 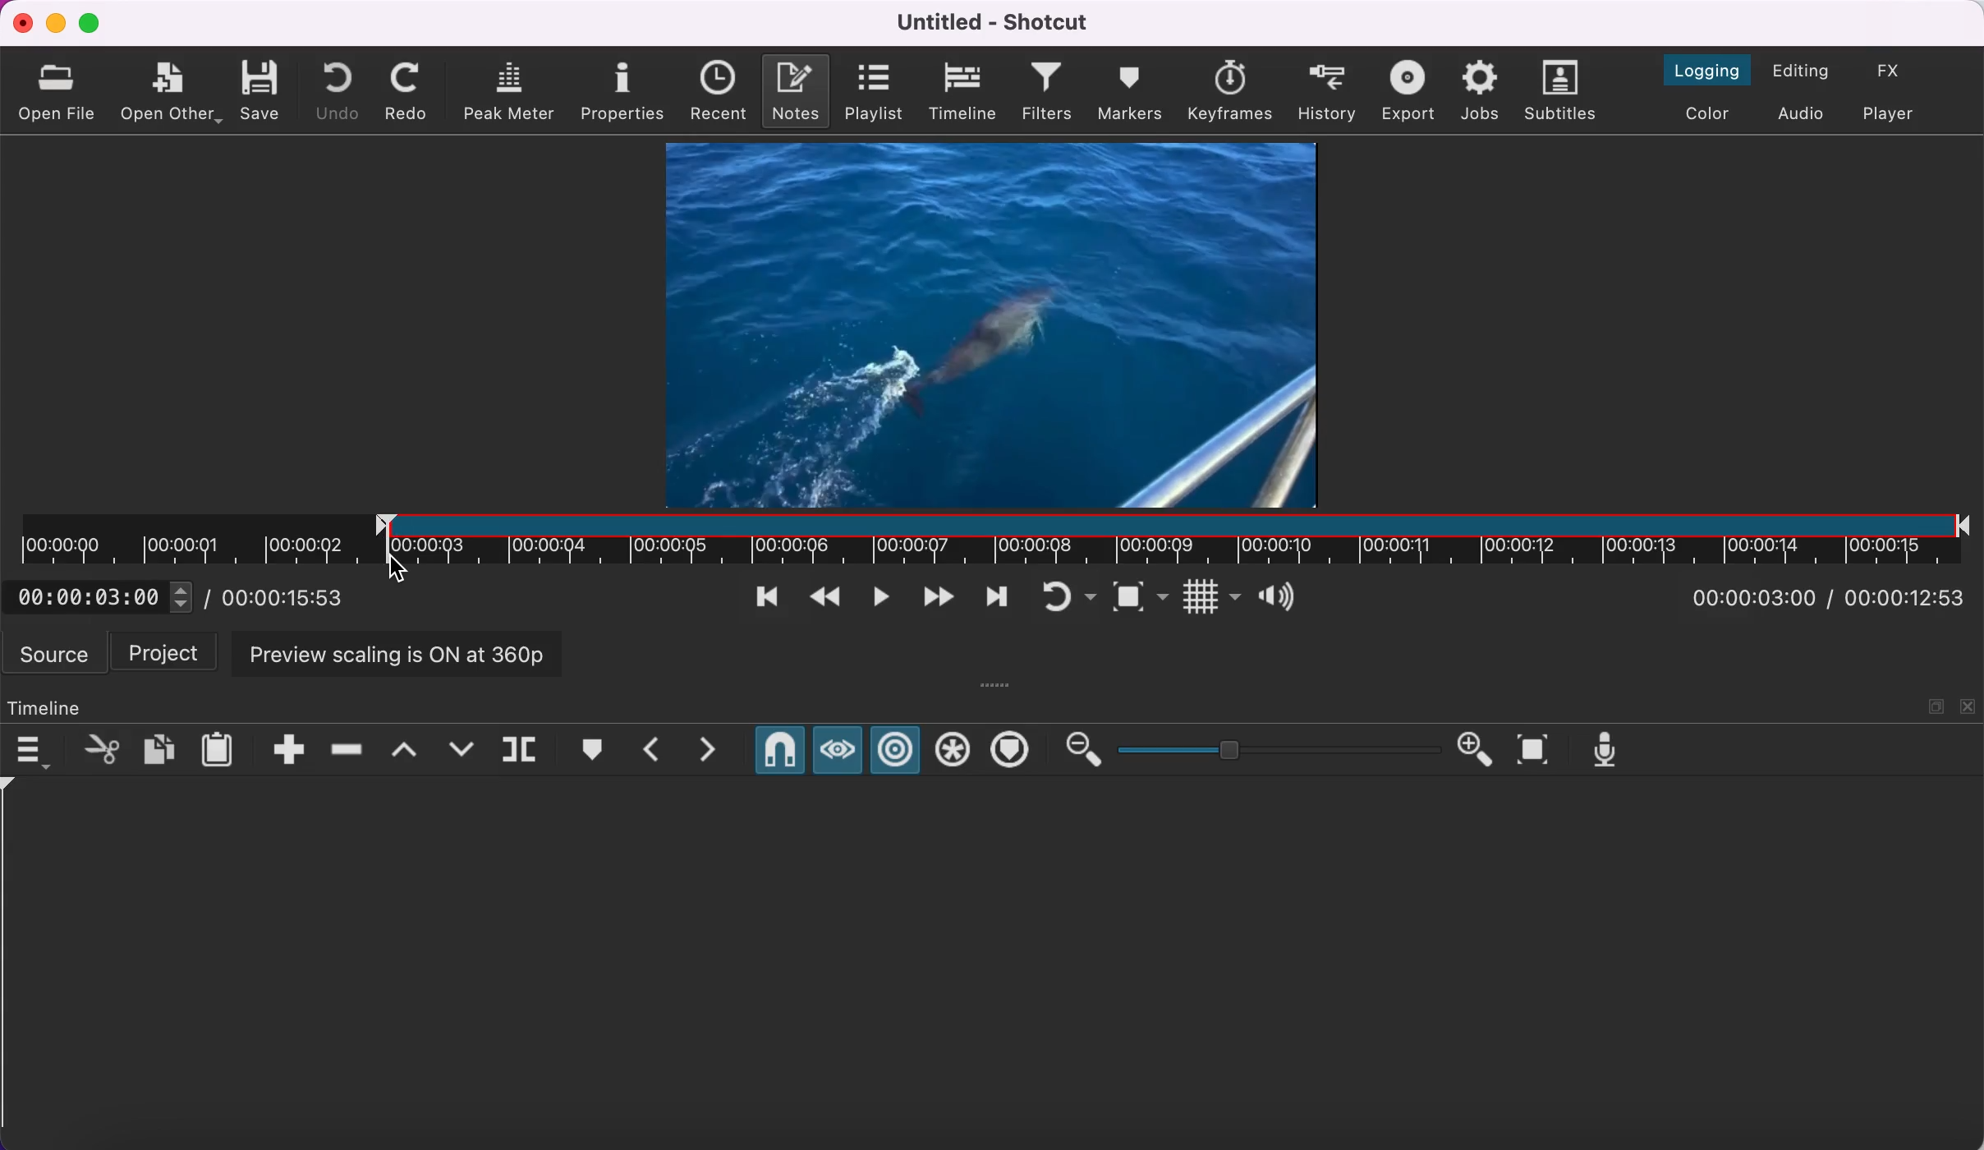 What do you see at coordinates (1327, 88) in the screenshot?
I see `history` at bounding box center [1327, 88].